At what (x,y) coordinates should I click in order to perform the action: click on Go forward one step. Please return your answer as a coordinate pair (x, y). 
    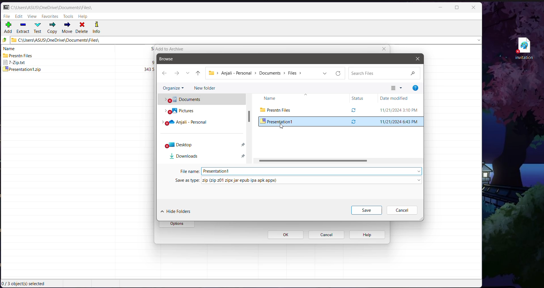
    Looking at the image, I should click on (178, 73).